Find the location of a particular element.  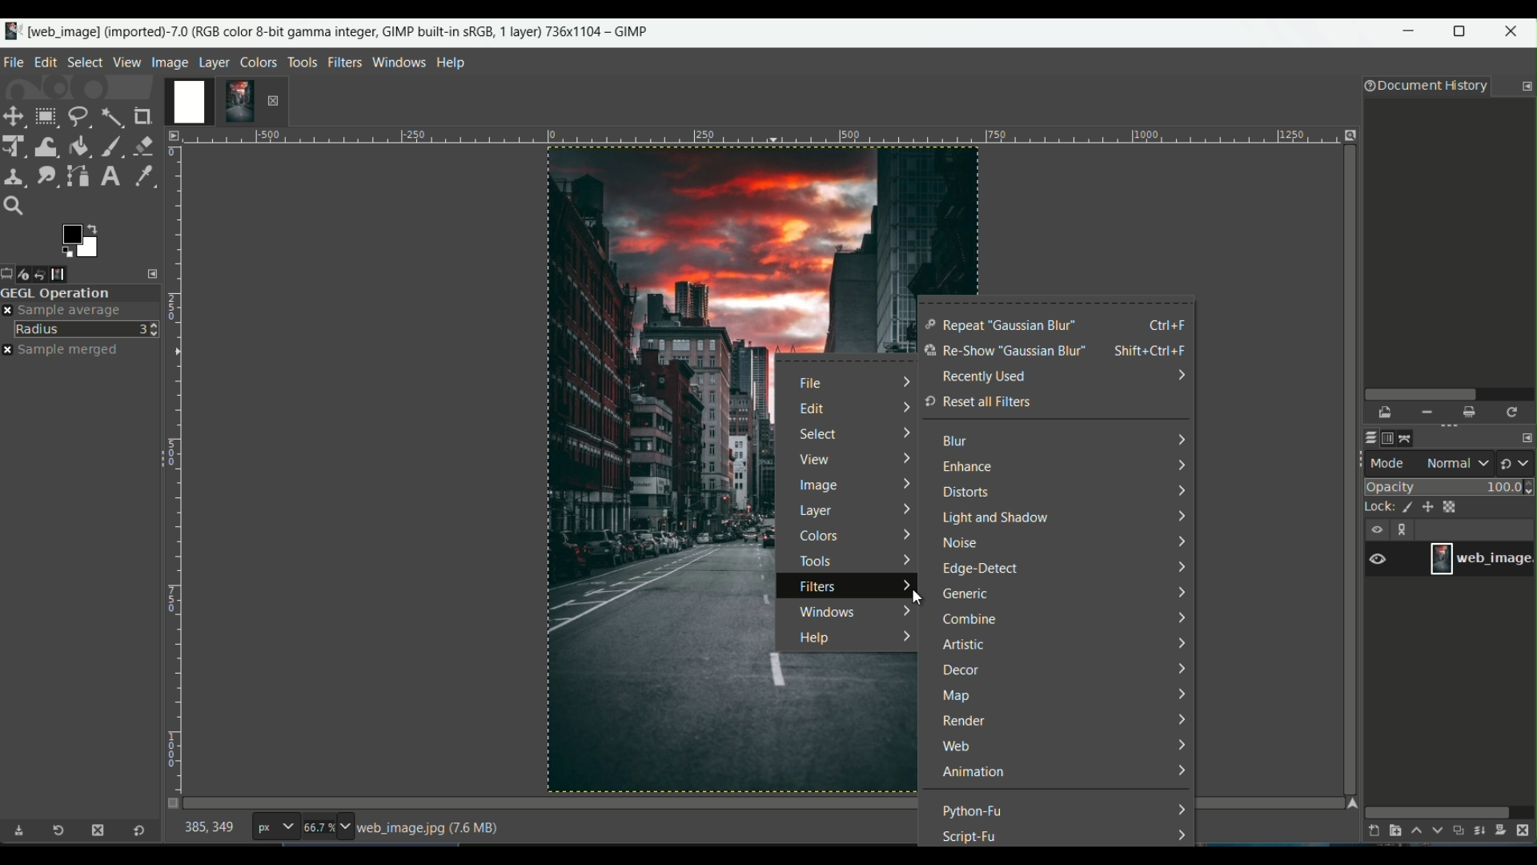

configure this tab is located at coordinates (1527, 86).